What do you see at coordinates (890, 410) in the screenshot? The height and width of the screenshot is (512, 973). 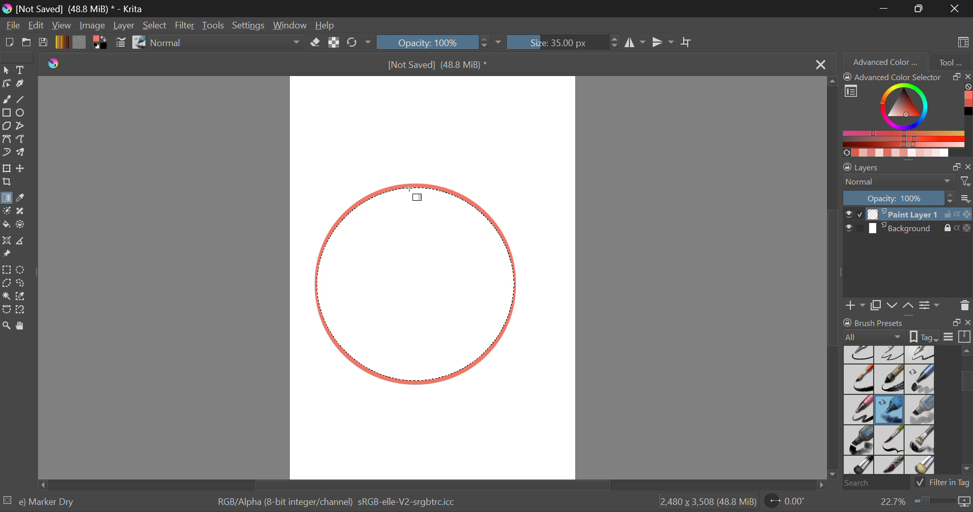 I see `Marker Dry` at bounding box center [890, 410].